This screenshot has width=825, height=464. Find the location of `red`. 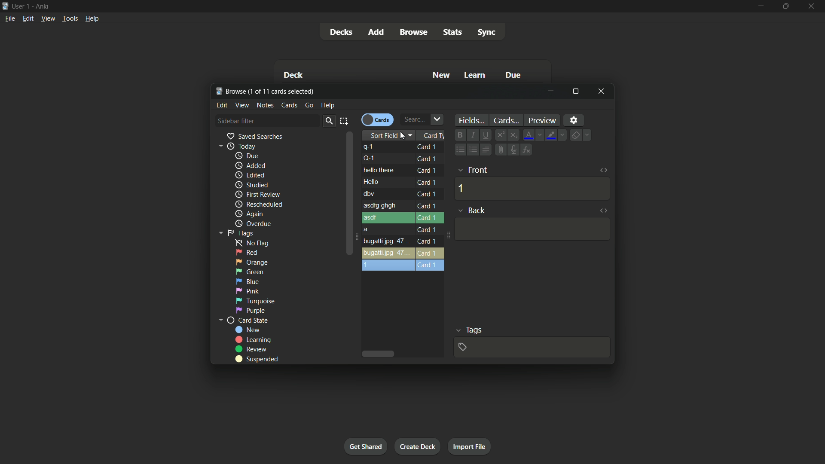

red is located at coordinates (247, 253).